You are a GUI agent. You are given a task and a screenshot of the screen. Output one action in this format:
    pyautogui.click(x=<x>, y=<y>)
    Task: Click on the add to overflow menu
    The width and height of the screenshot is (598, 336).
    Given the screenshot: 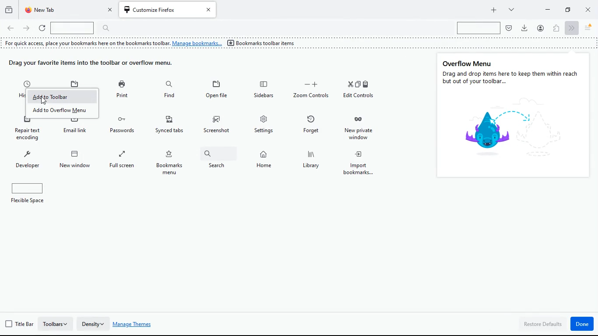 What is the action you would take?
    pyautogui.click(x=64, y=112)
    